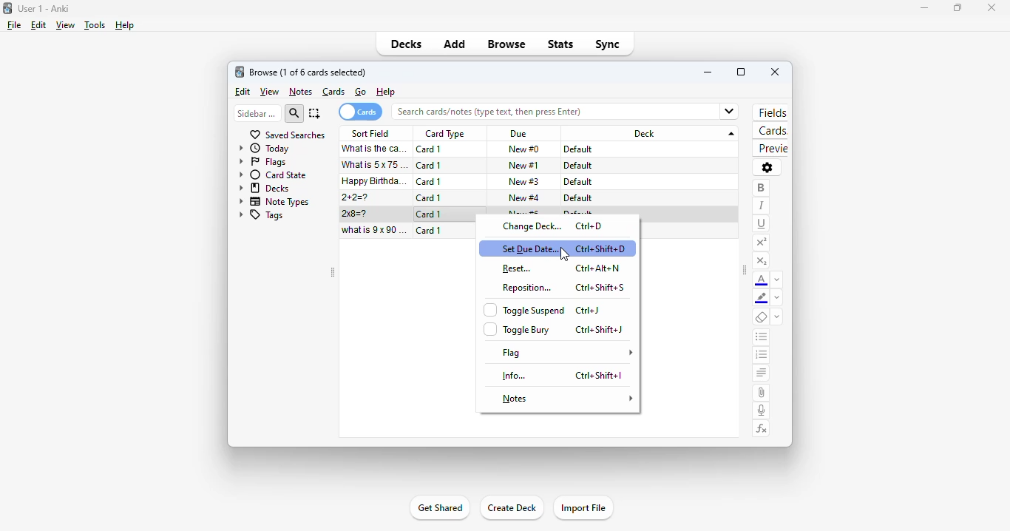 This screenshot has height=531, width=1010. Describe the element at coordinates (762, 410) in the screenshot. I see `record audio` at that location.